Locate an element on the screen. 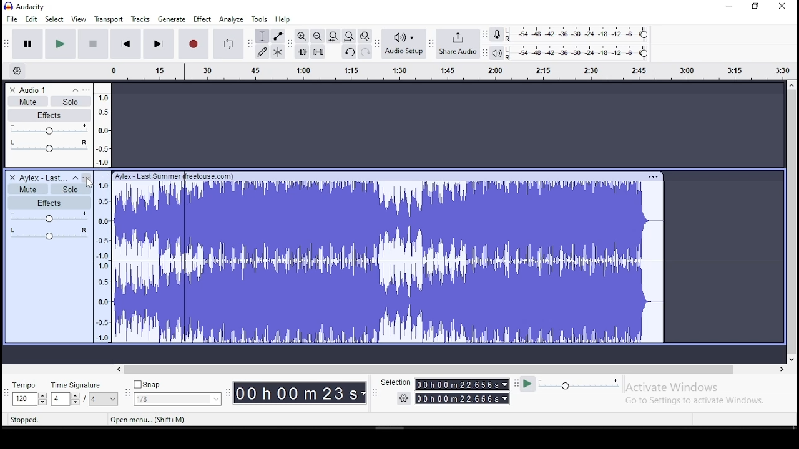 The image size is (799, 449). tempo is located at coordinates (26, 385).